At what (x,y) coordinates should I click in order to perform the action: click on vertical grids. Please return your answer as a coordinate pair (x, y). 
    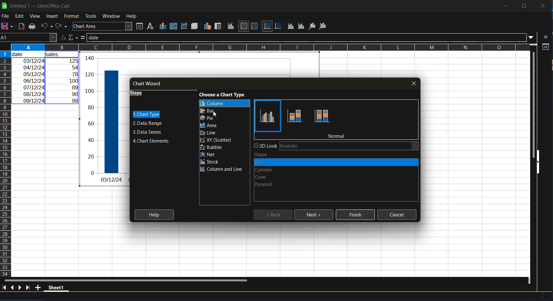
    Looking at the image, I should click on (278, 26).